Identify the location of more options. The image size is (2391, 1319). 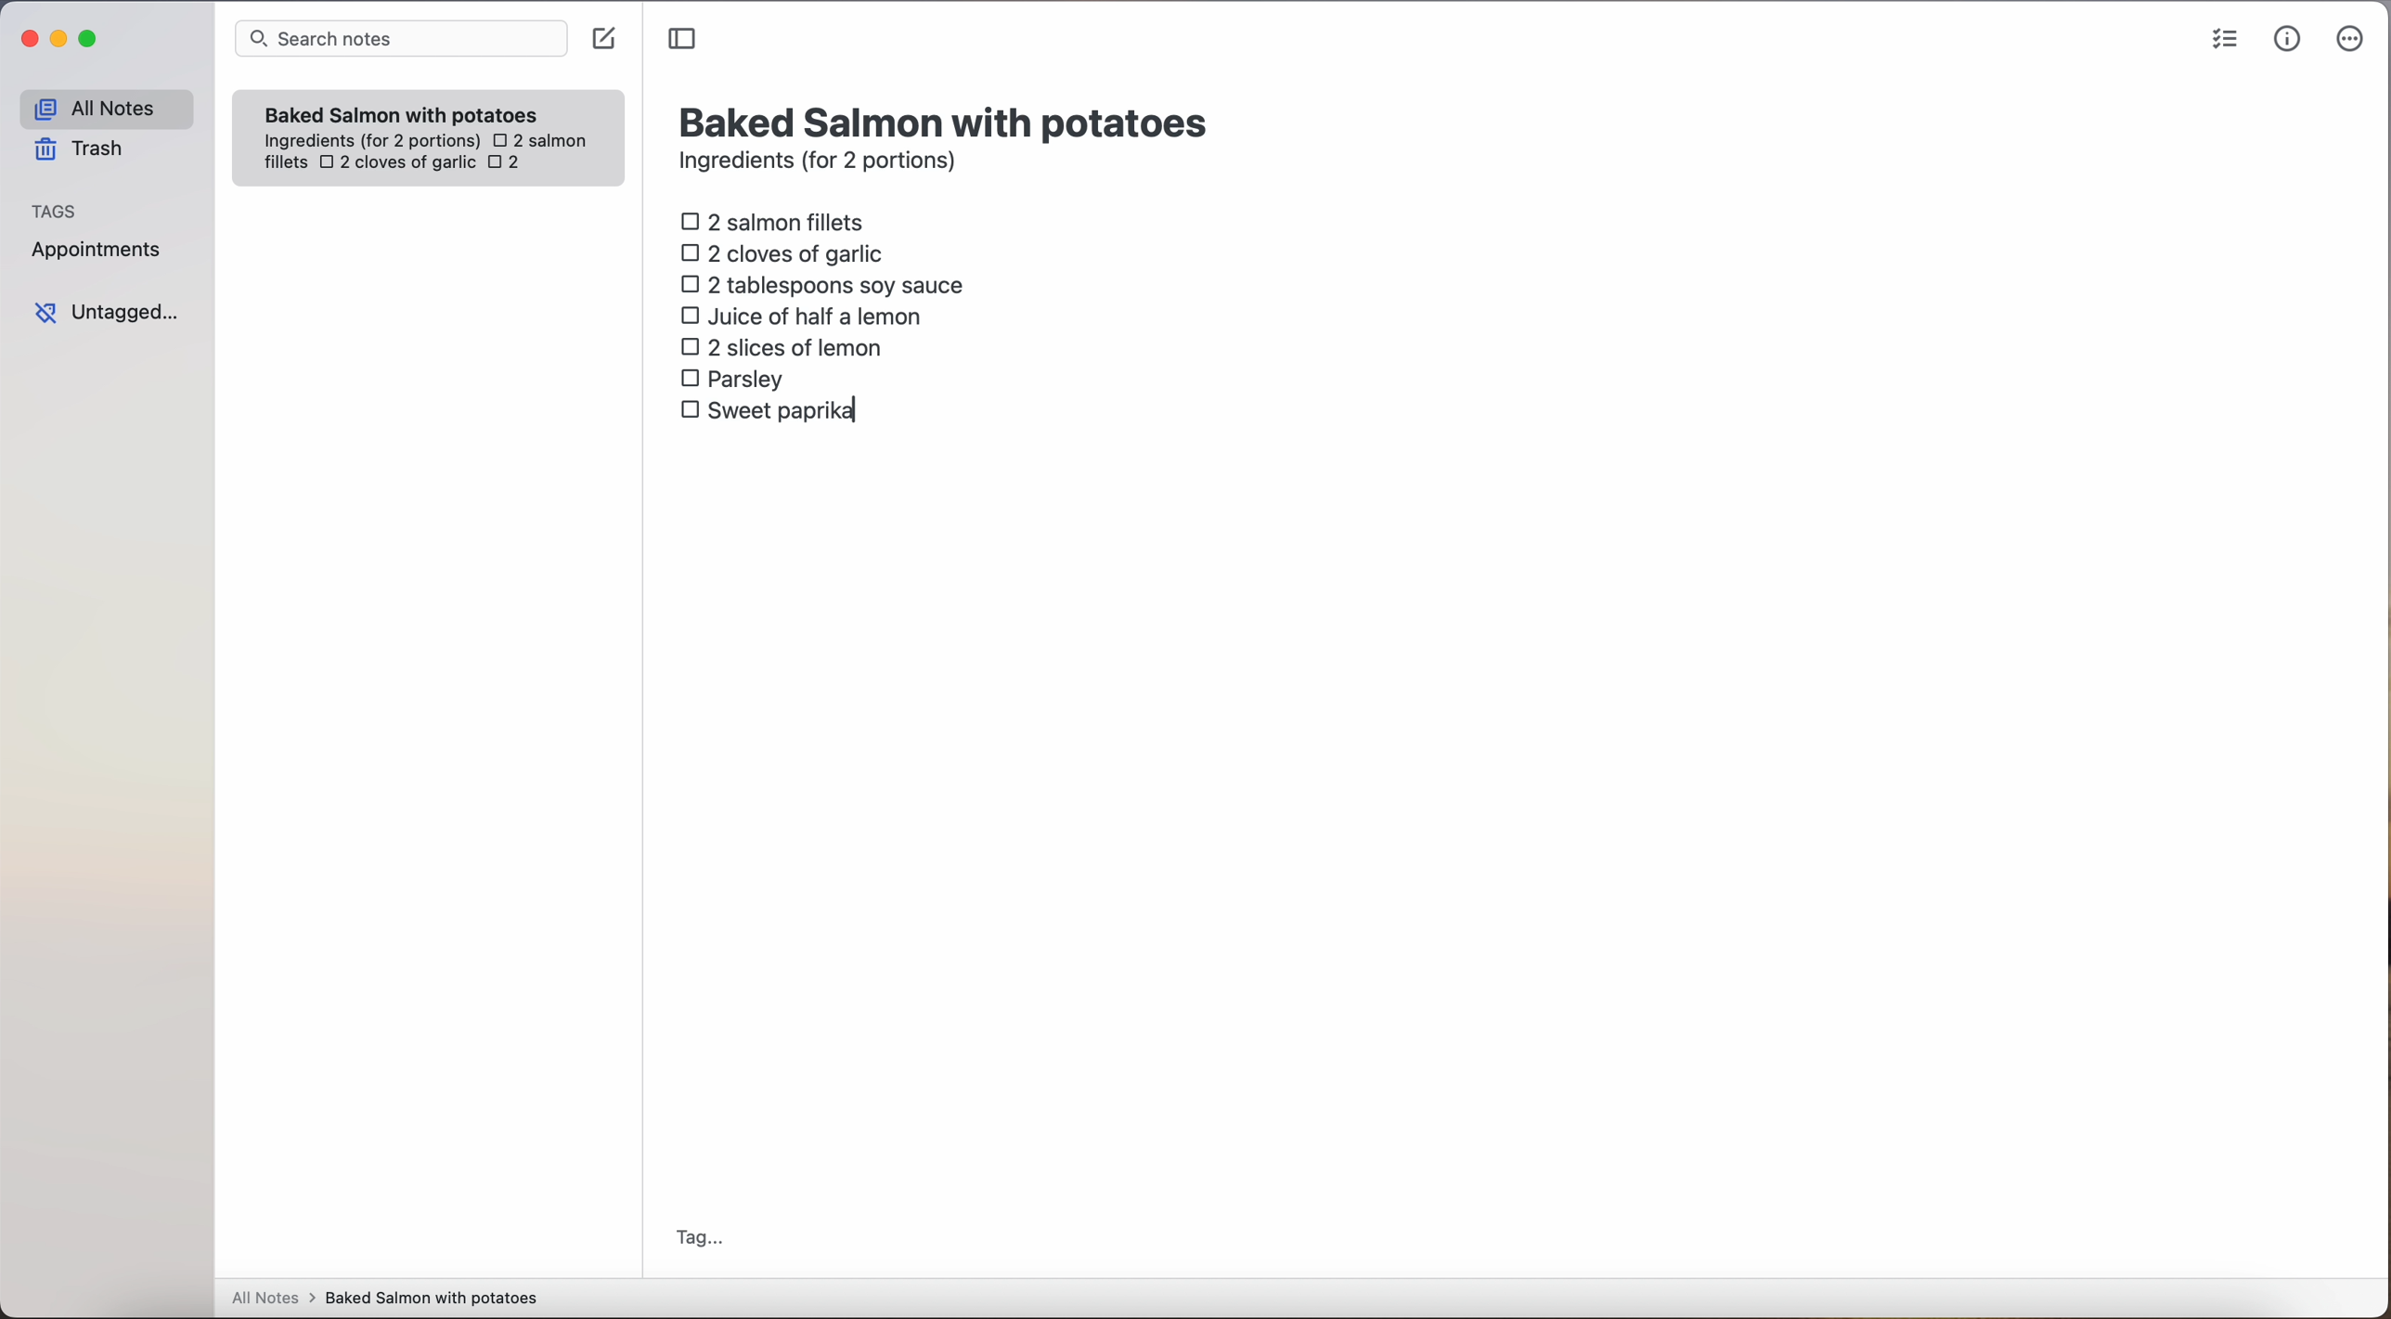
(2354, 40).